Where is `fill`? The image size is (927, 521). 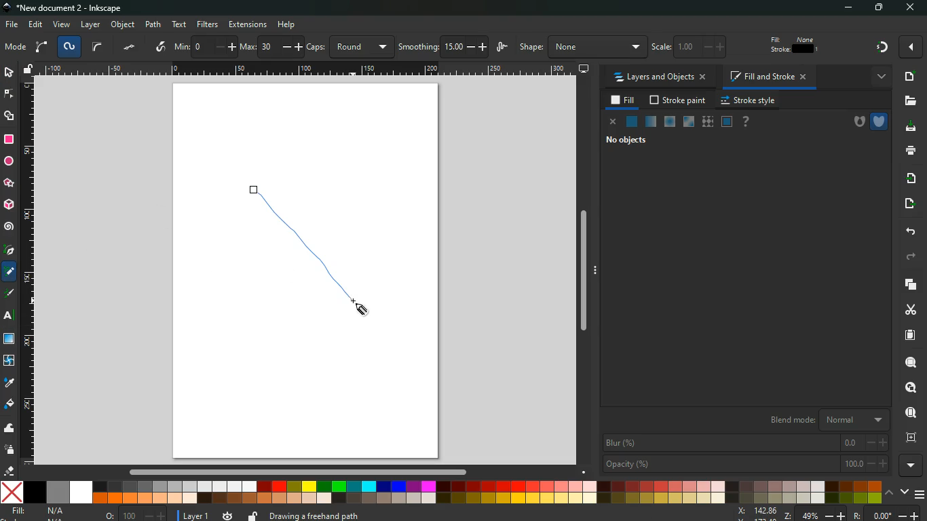 fill is located at coordinates (39, 512).